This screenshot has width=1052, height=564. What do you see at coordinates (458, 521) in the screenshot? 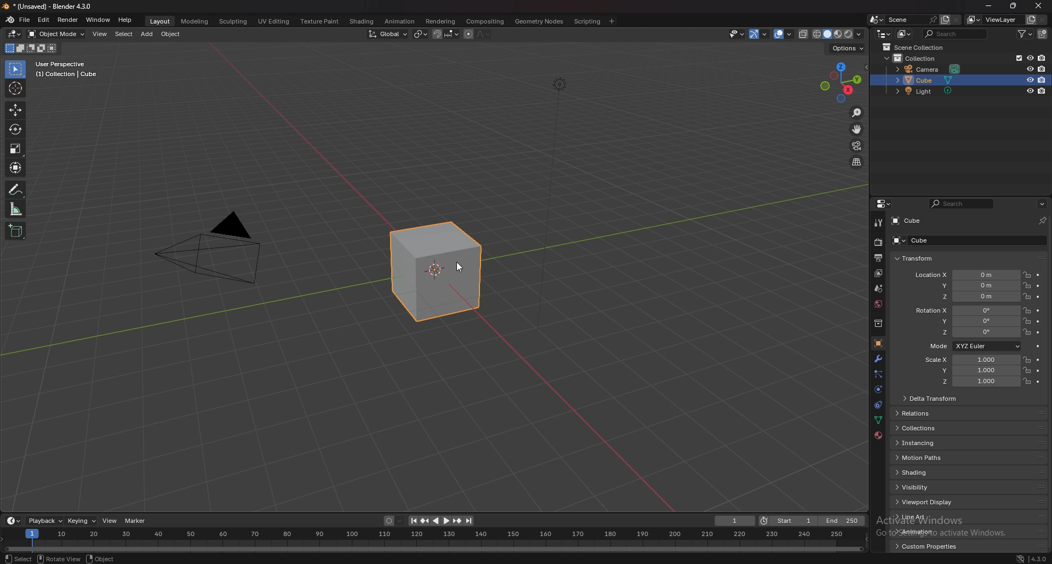
I see `jump to keyframe` at bounding box center [458, 521].